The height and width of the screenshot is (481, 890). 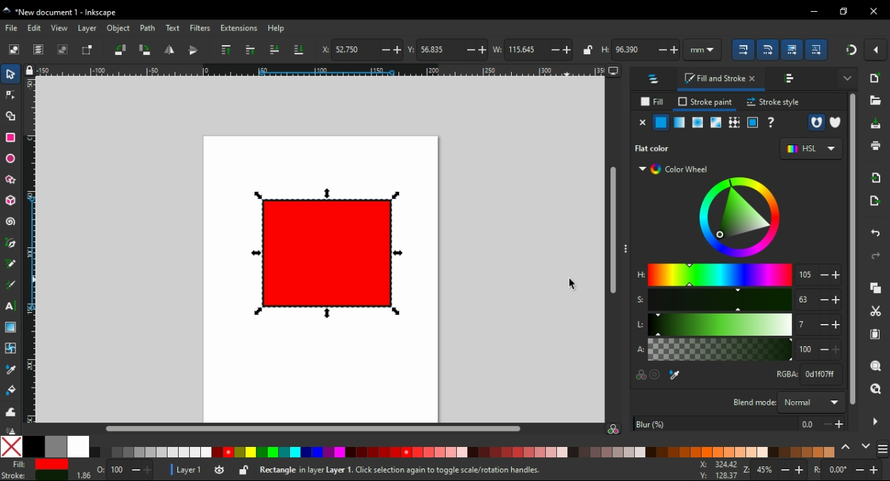 I want to click on out of gamut!, so click(x=657, y=375).